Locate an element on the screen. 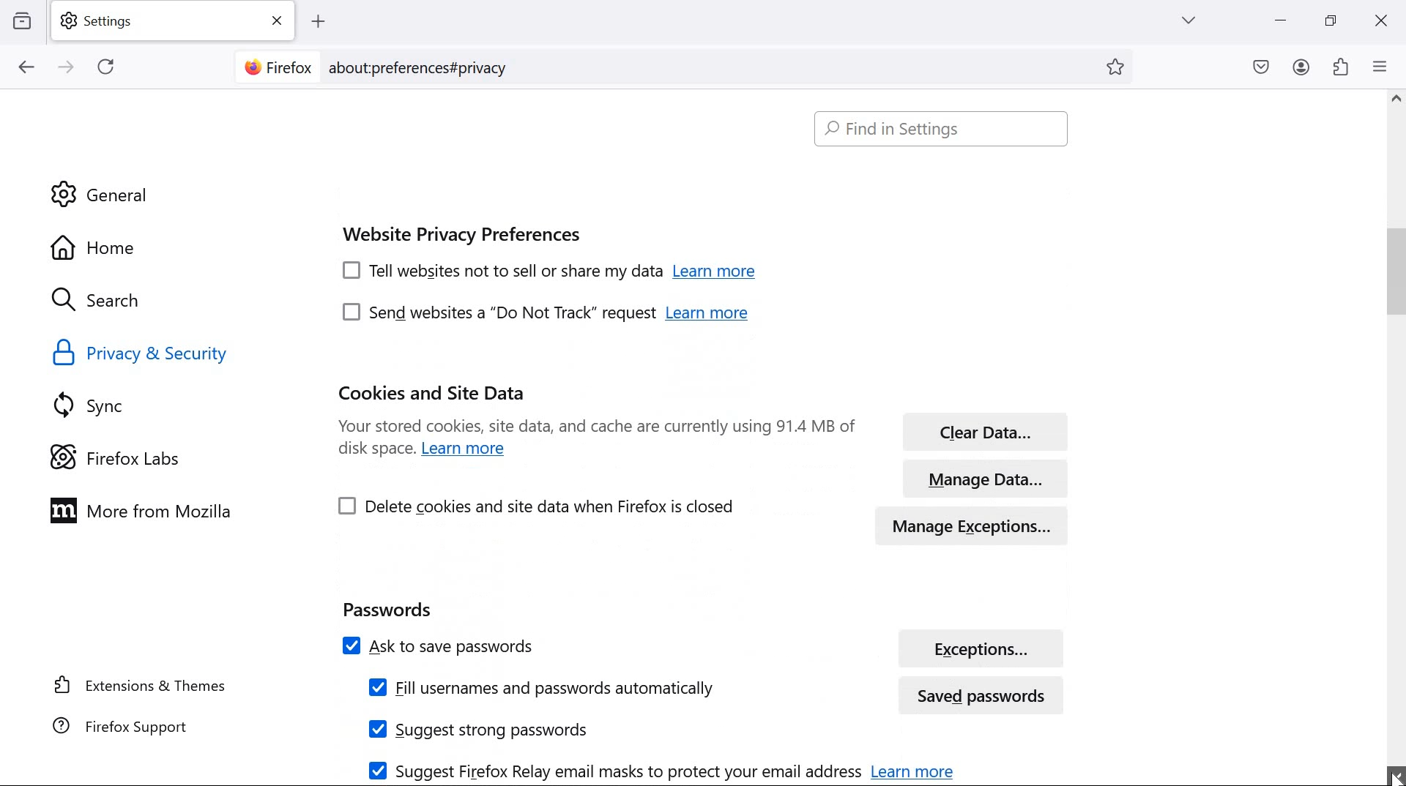 Image resolution: width=1406 pixels, height=786 pixels. Firefox support is located at coordinates (124, 725).